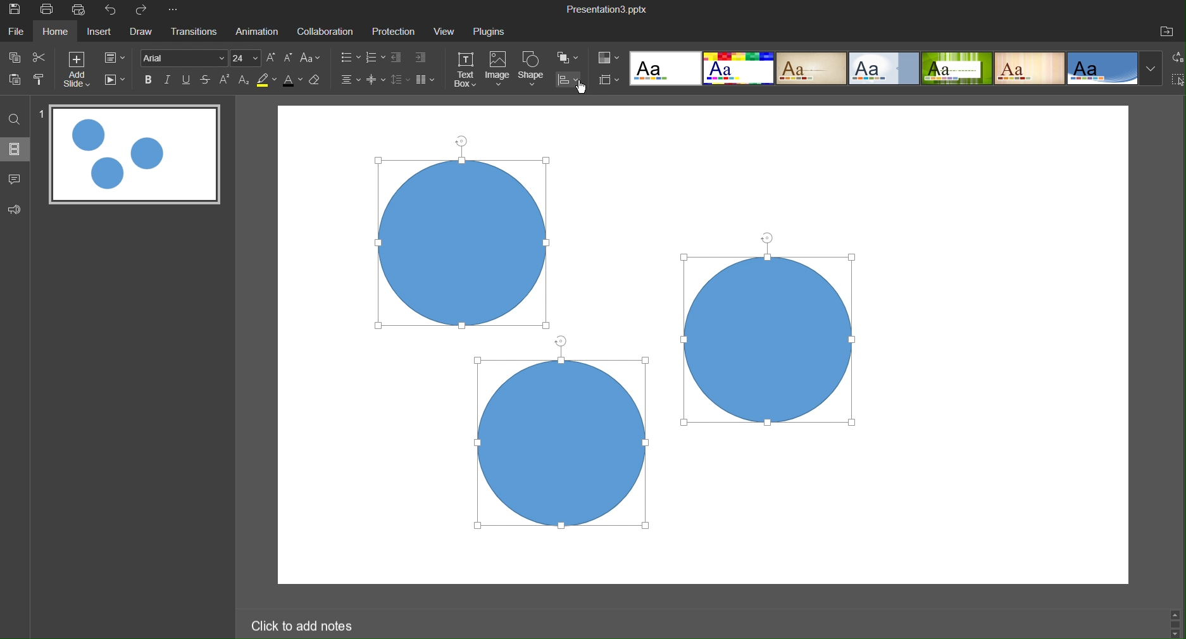 Image resolution: width=1186 pixels, height=639 pixels. Describe the element at coordinates (1175, 60) in the screenshot. I see `Replace` at that location.